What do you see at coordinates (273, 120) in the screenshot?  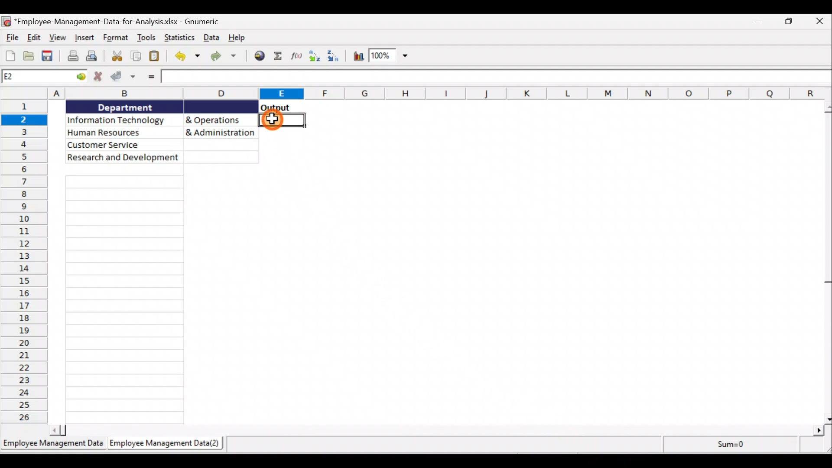 I see `Cursor` at bounding box center [273, 120].